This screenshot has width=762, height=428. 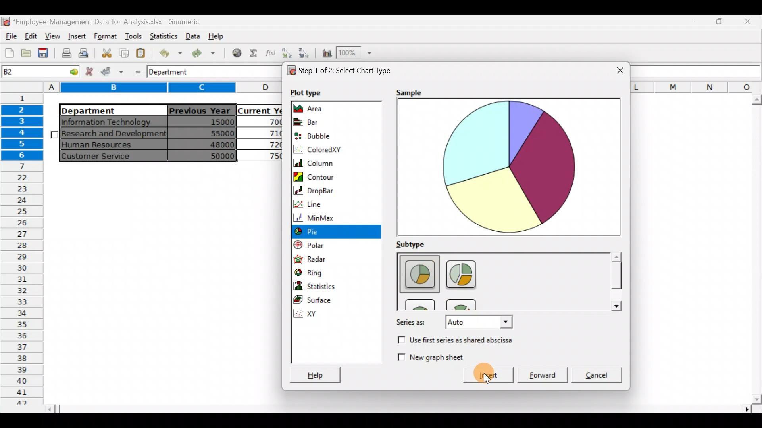 I want to click on ColoredXY, so click(x=322, y=149).